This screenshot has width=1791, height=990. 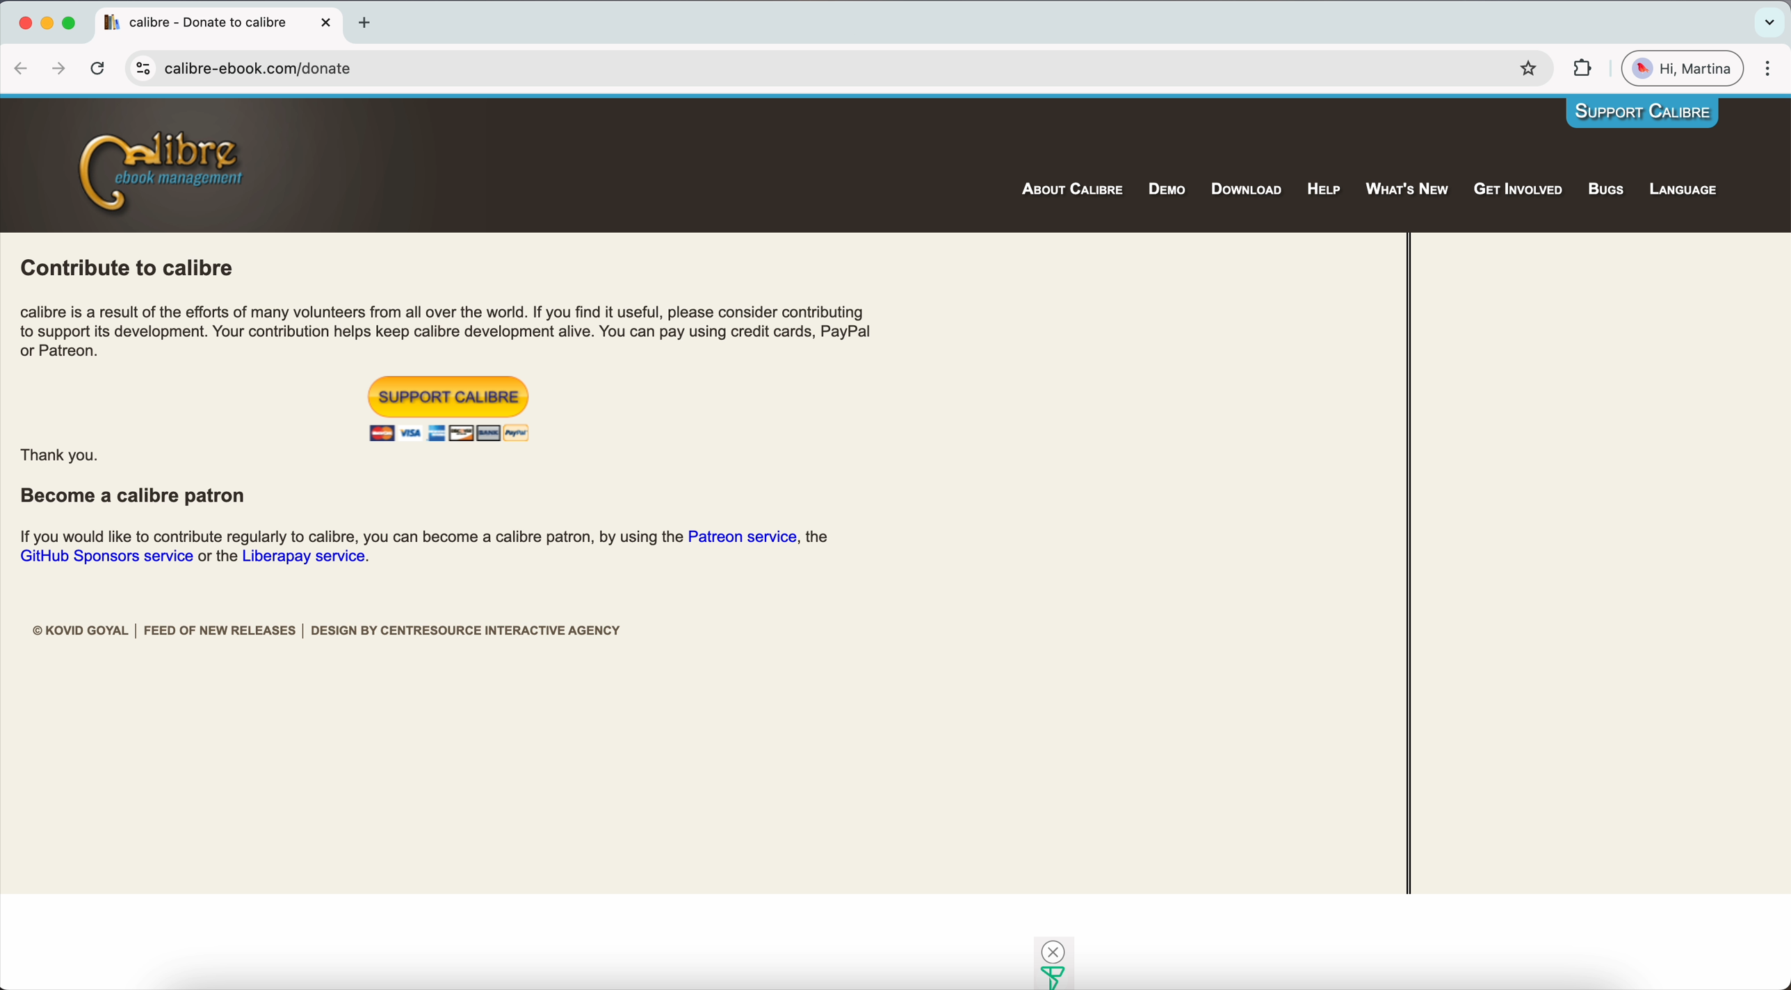 I want to click on About Calibre, so click(x=1071, y=189).